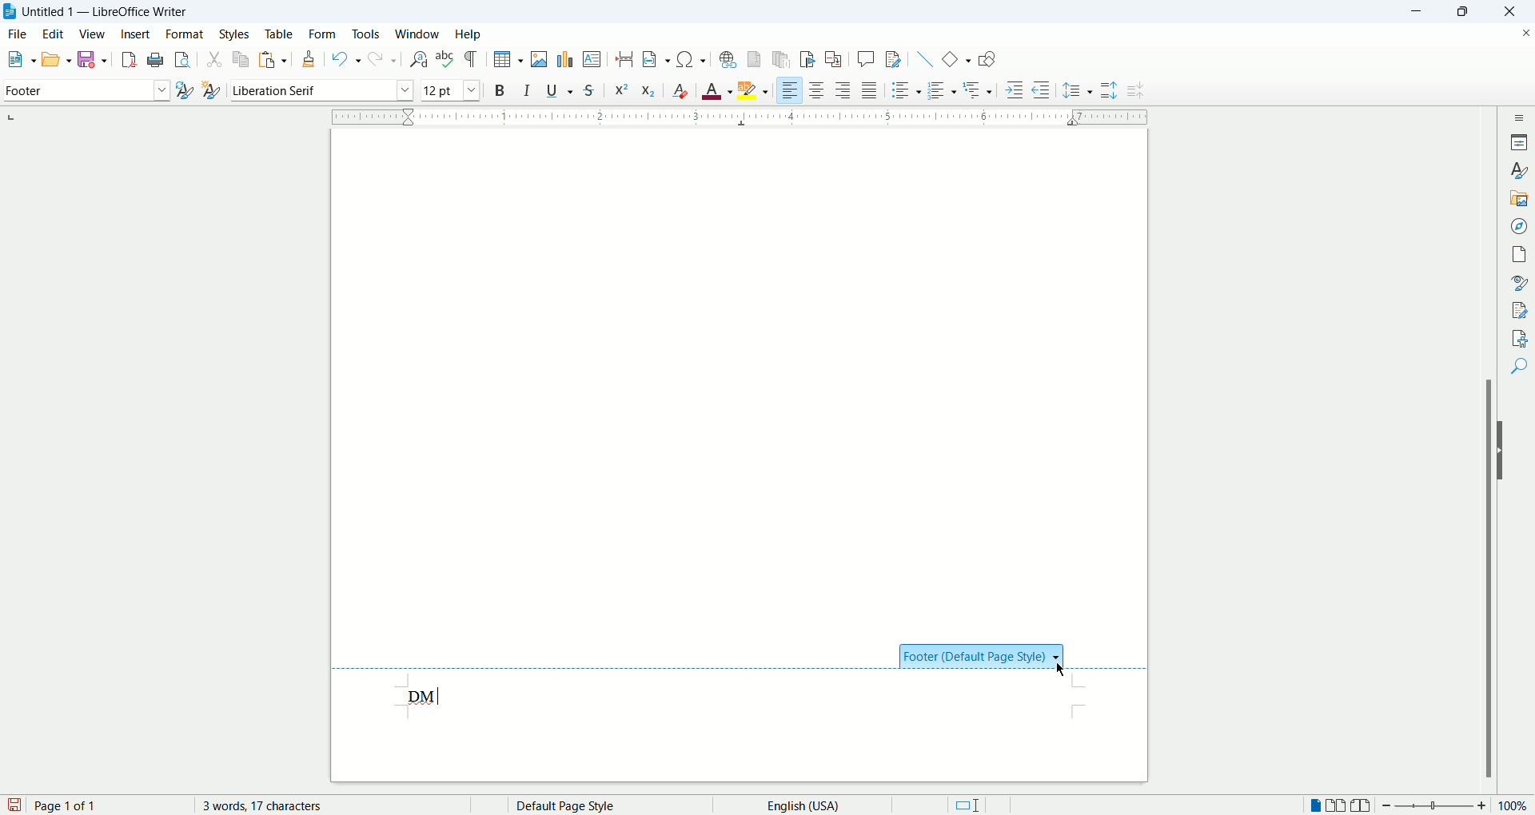 The height and width of the screenshot is (815, 1535). I want to click on unordered list, so click(903, 90).